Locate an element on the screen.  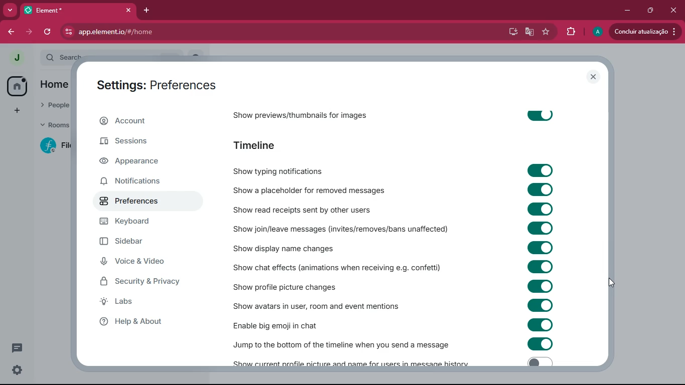
toggle on  is located at coordinates (542, 228).